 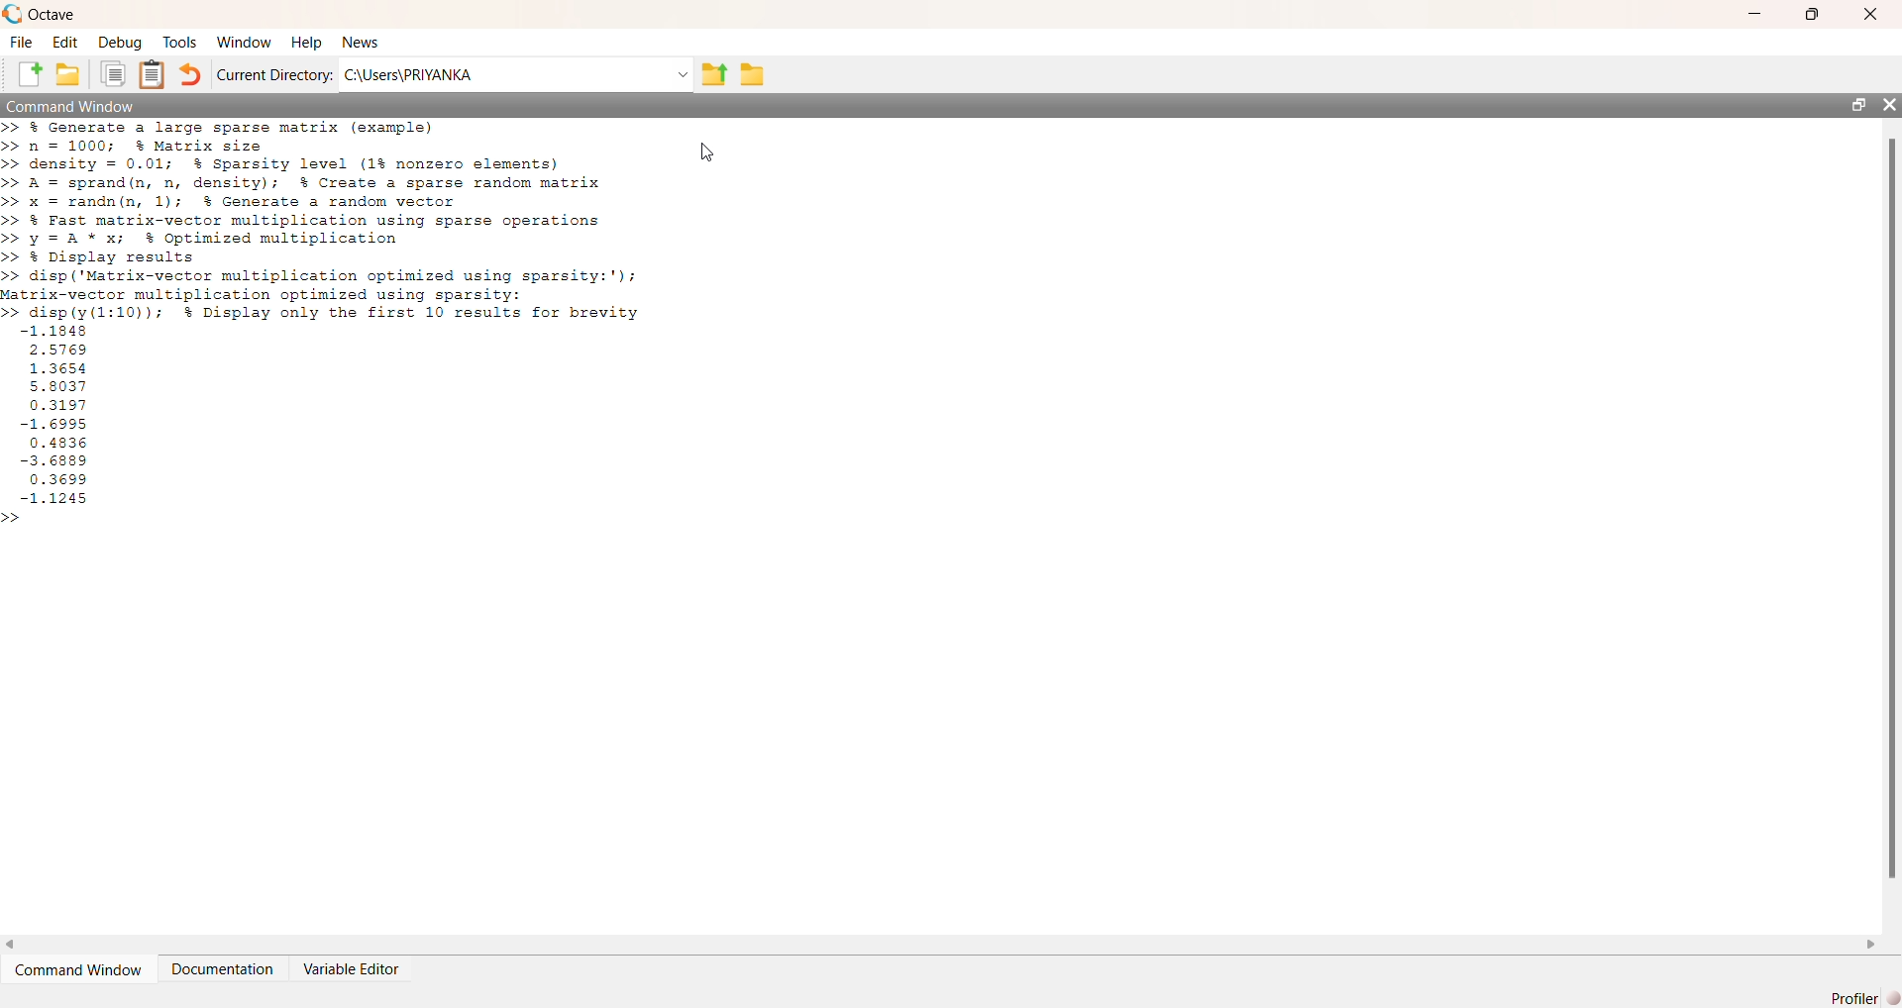 I want to click on enter directory name, so click(x=516, y=75).